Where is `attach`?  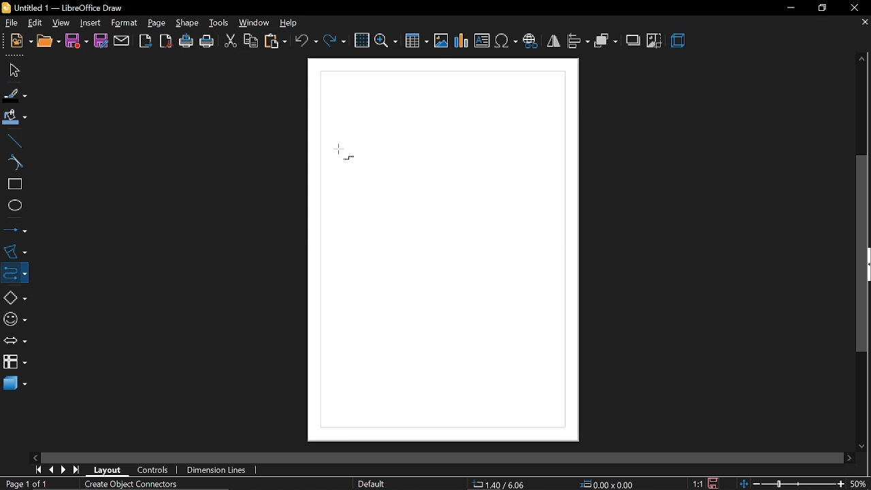
attach is located at coordinates (121, 41).